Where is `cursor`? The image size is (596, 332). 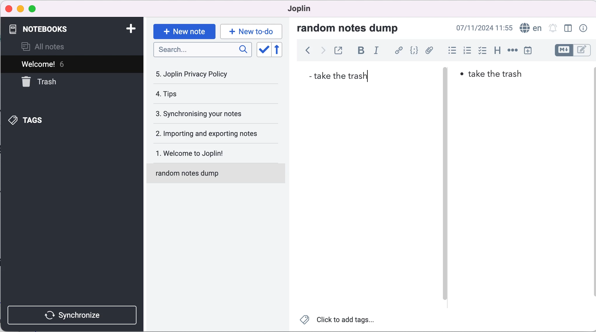 cursor is located at coordinates (370, 76).